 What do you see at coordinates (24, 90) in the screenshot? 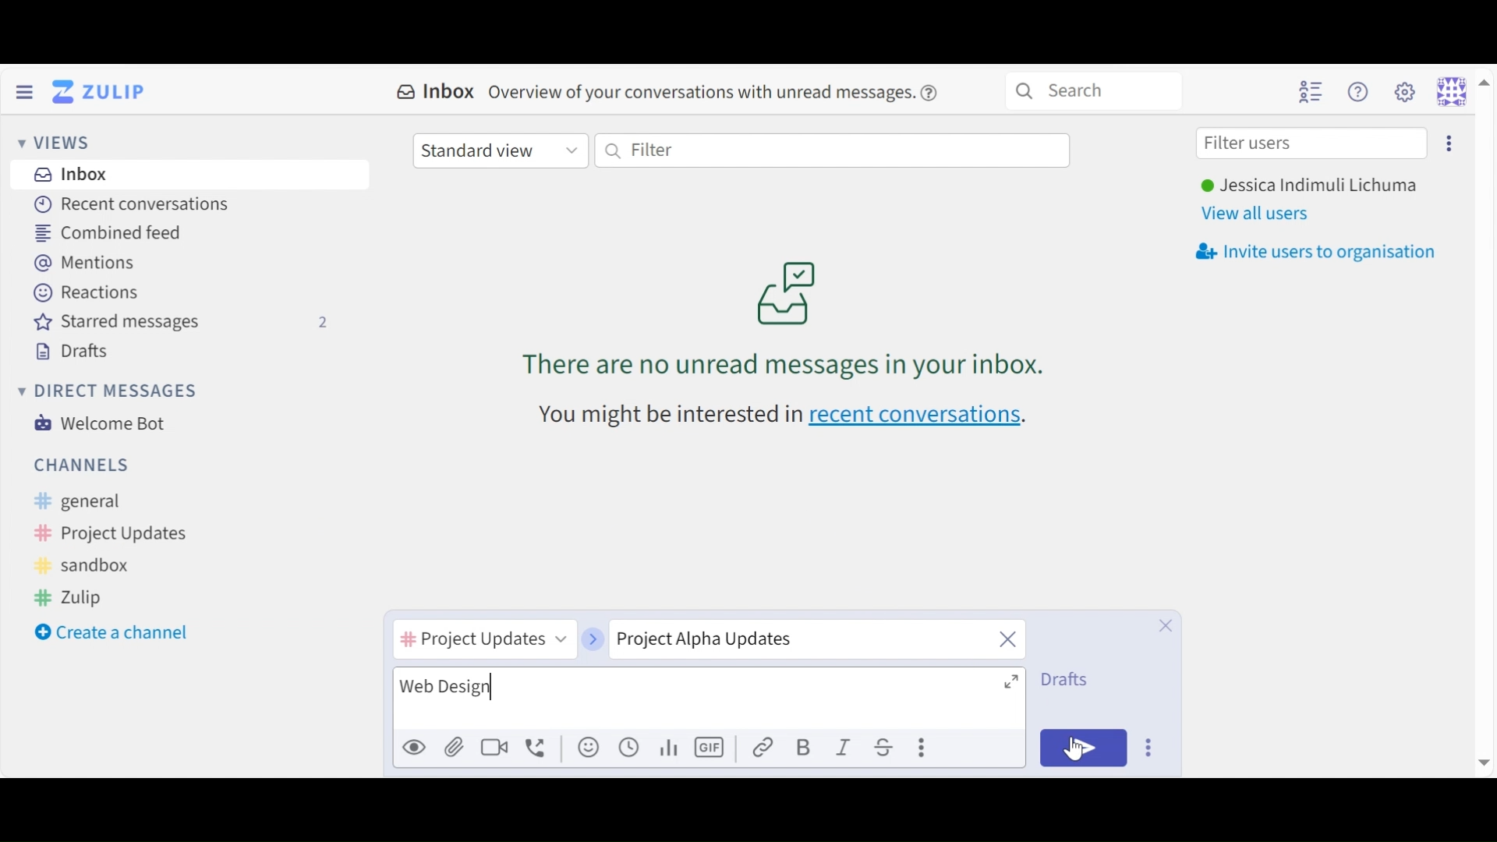
I see `Hide Sidebar` at bounding box center [24, 90].